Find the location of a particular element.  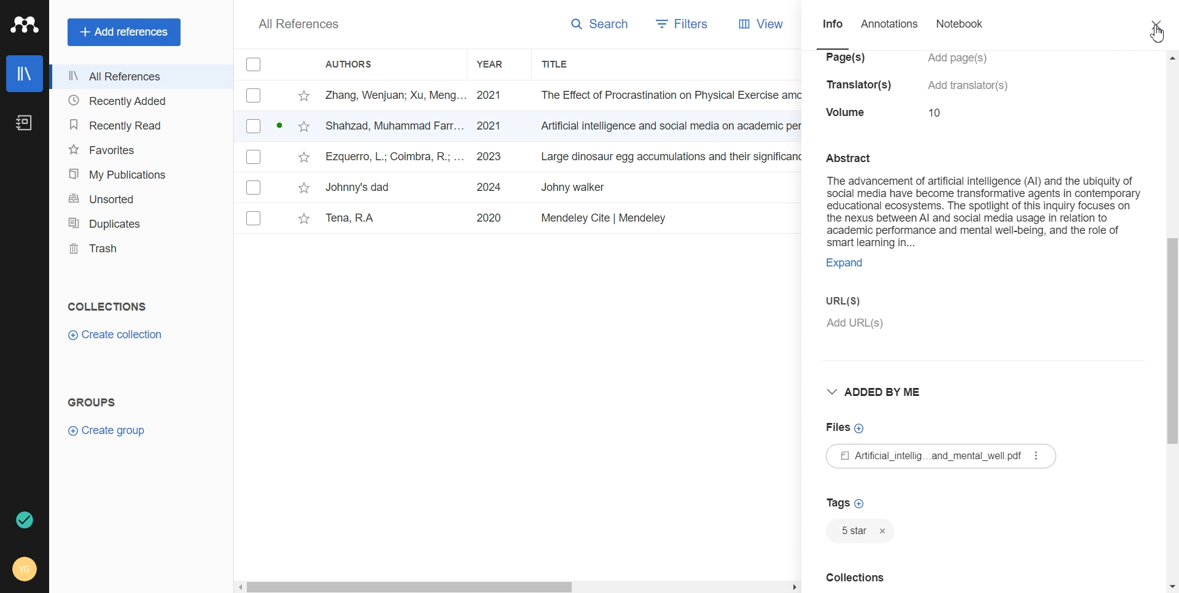

Info is located at coordinates (833, 31).